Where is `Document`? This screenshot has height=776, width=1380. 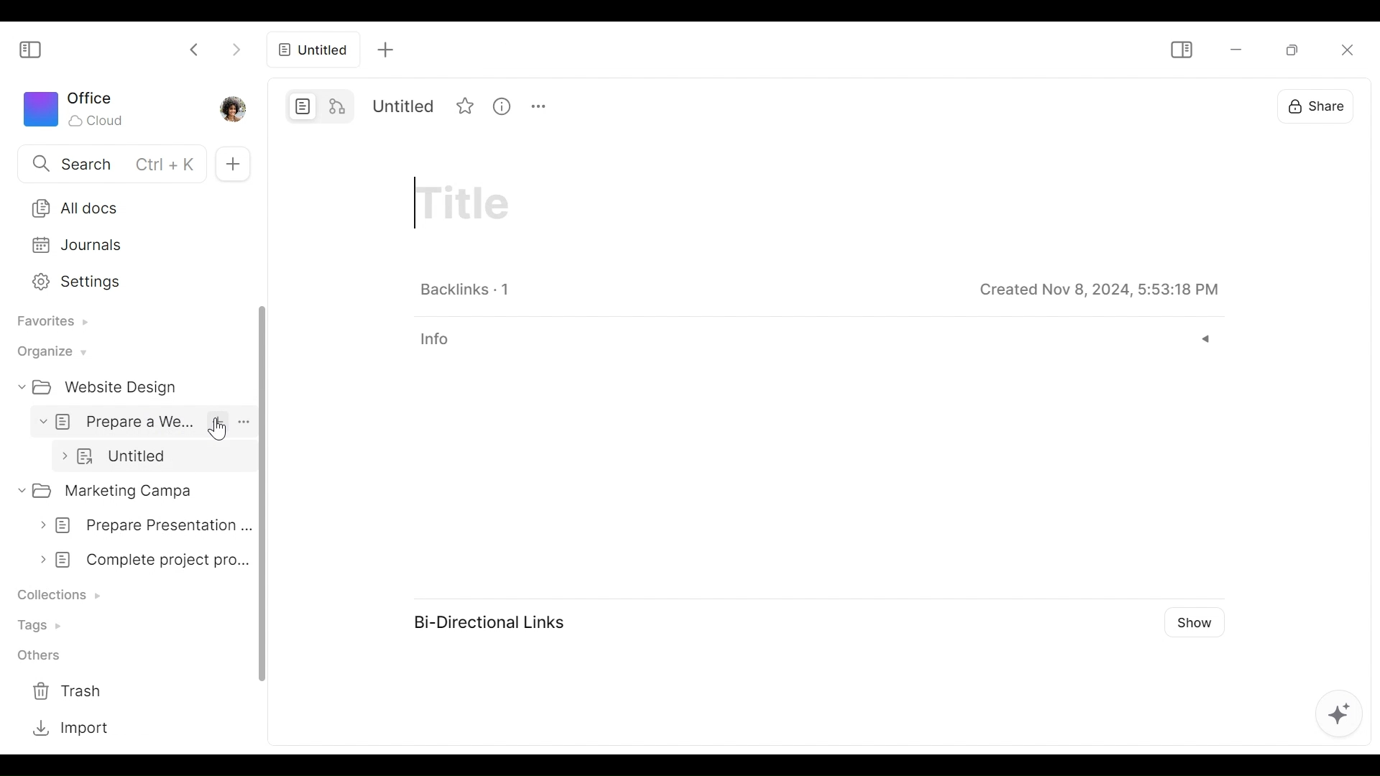 Document is located at coordinates (143, 422).